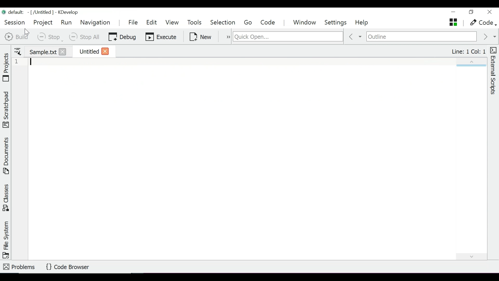 The image size is (499, 281). I want to click on New, so click(200, 37).